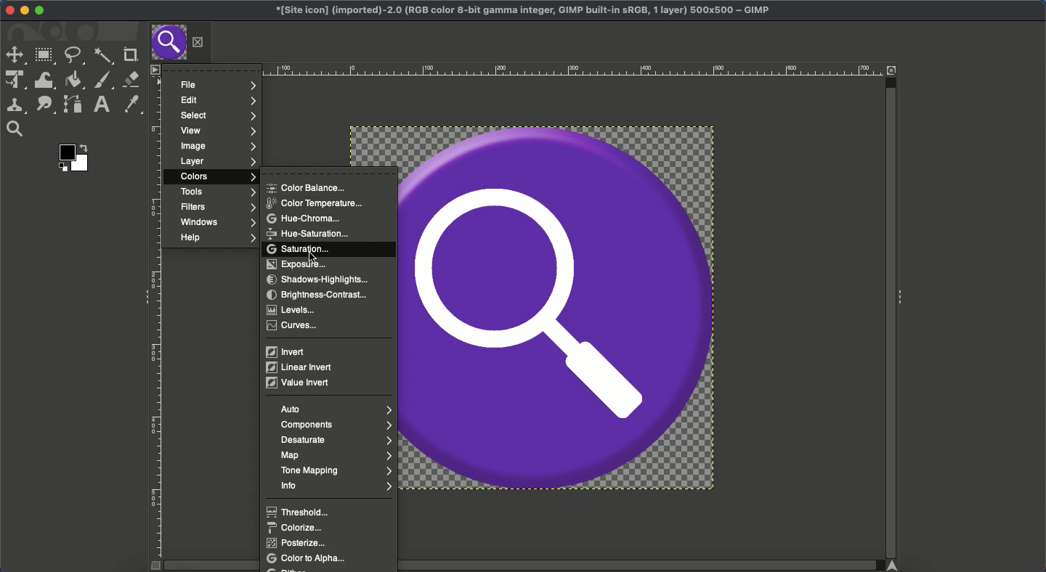  I want to click on Move tool, so click(15, 54).